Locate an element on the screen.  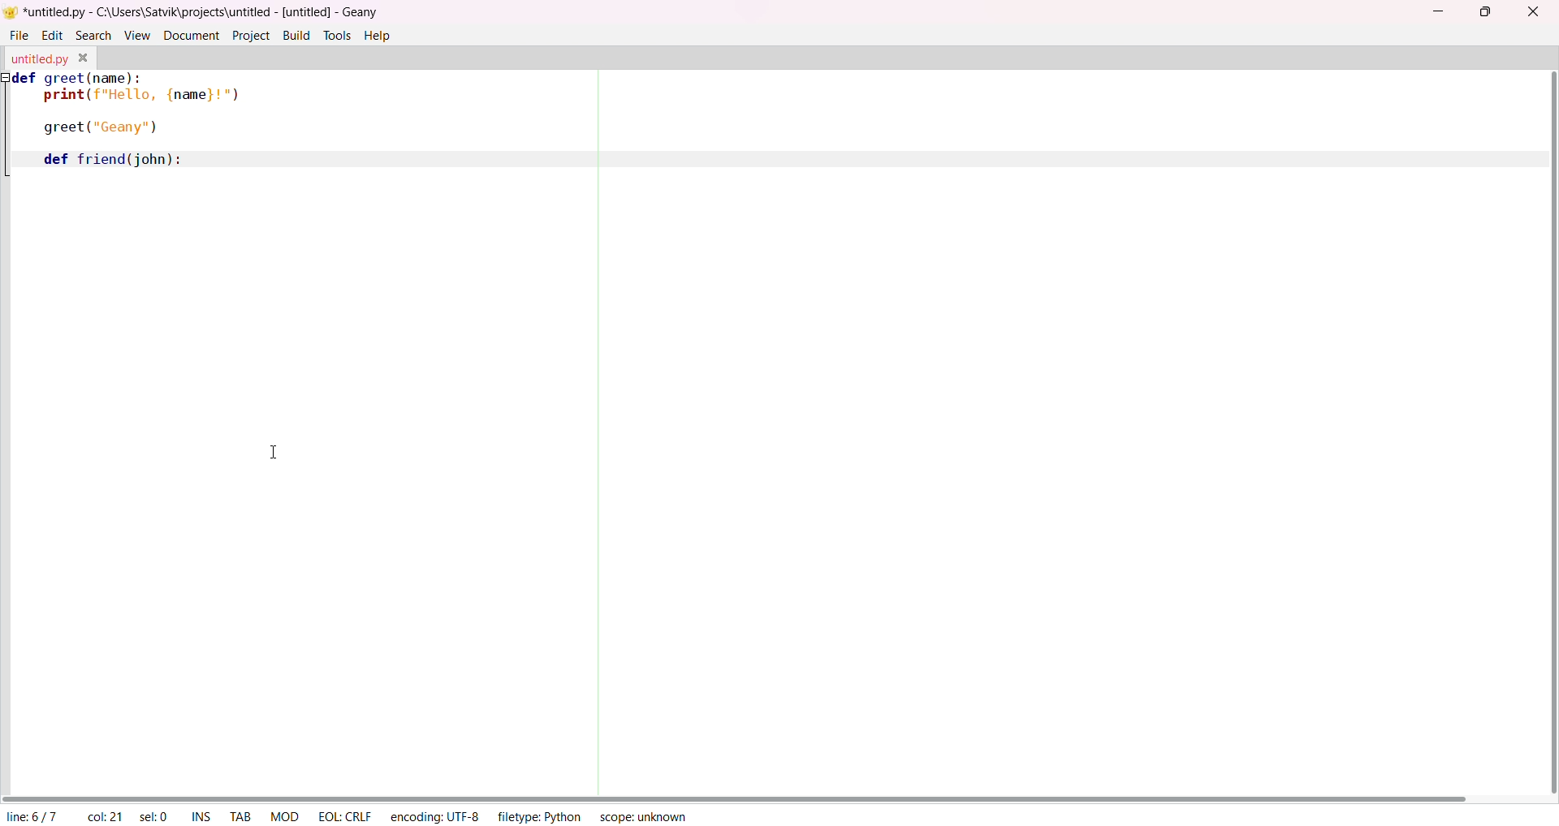
untitled.py is located at coordinates (36, 58).